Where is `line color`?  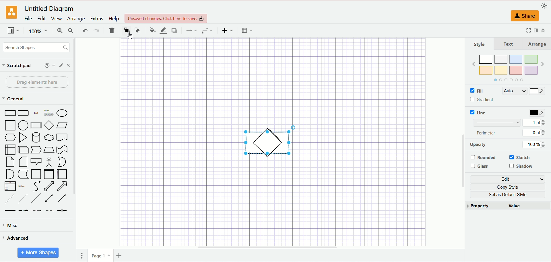 line color is located at coordinates (163, 30).